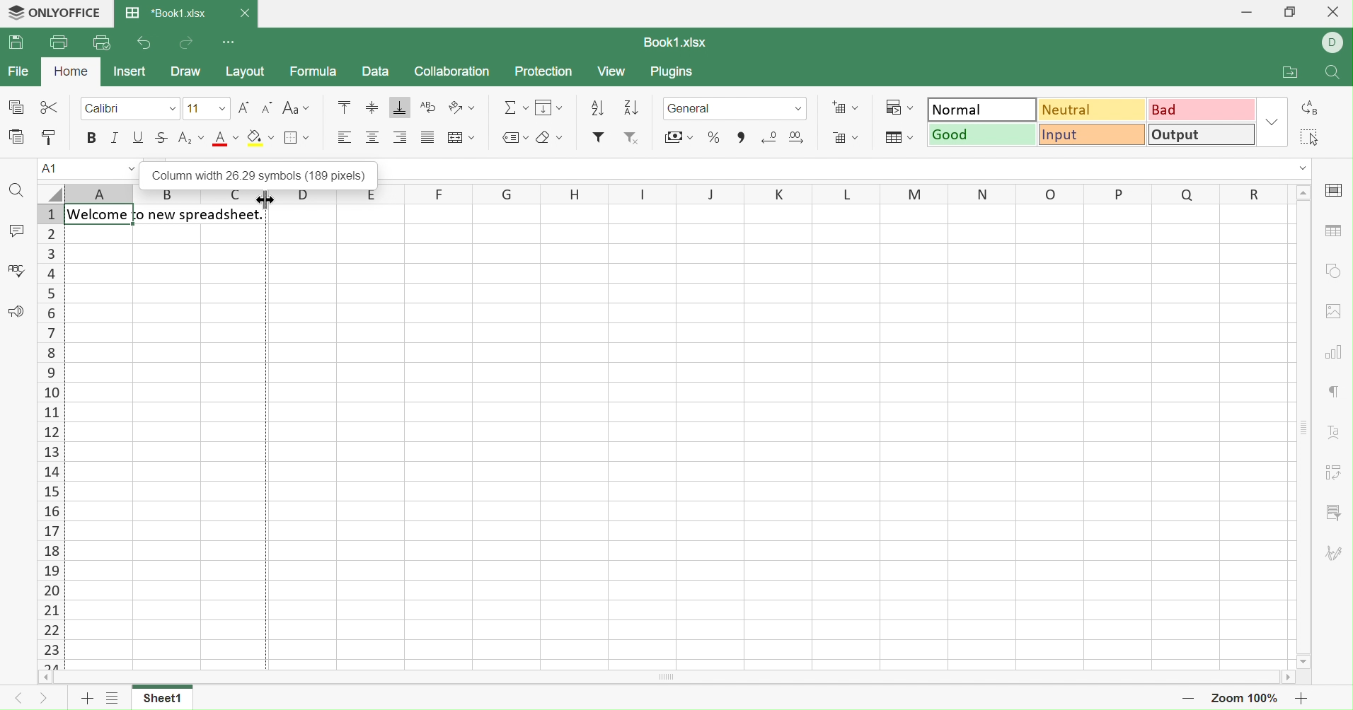 The width and height of the screenshot is (1353, 710). What do you see at coordinates (1299, 699) in the screenshot?
I see `Zoom In` at bounding box center [1299, 699].